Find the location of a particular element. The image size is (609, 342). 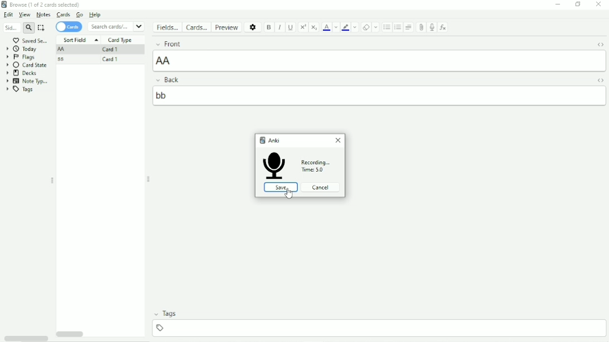

ss is located at coordinates (60, 60).